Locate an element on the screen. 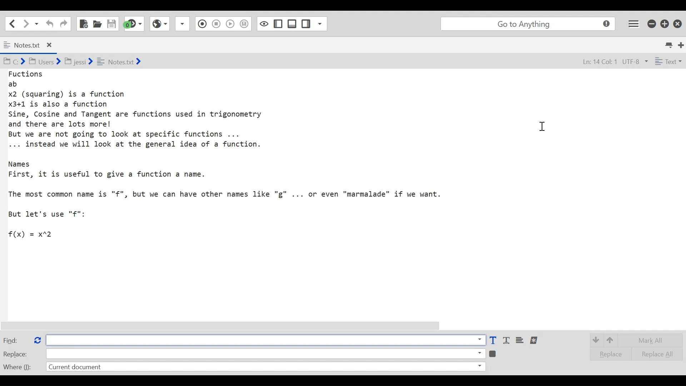 The image size is (686, 386). Restore is located at coordinates (665, 23).